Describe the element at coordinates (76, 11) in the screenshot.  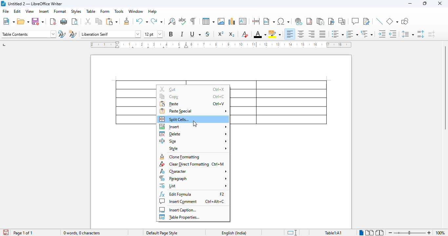
I see `styles` at that location.